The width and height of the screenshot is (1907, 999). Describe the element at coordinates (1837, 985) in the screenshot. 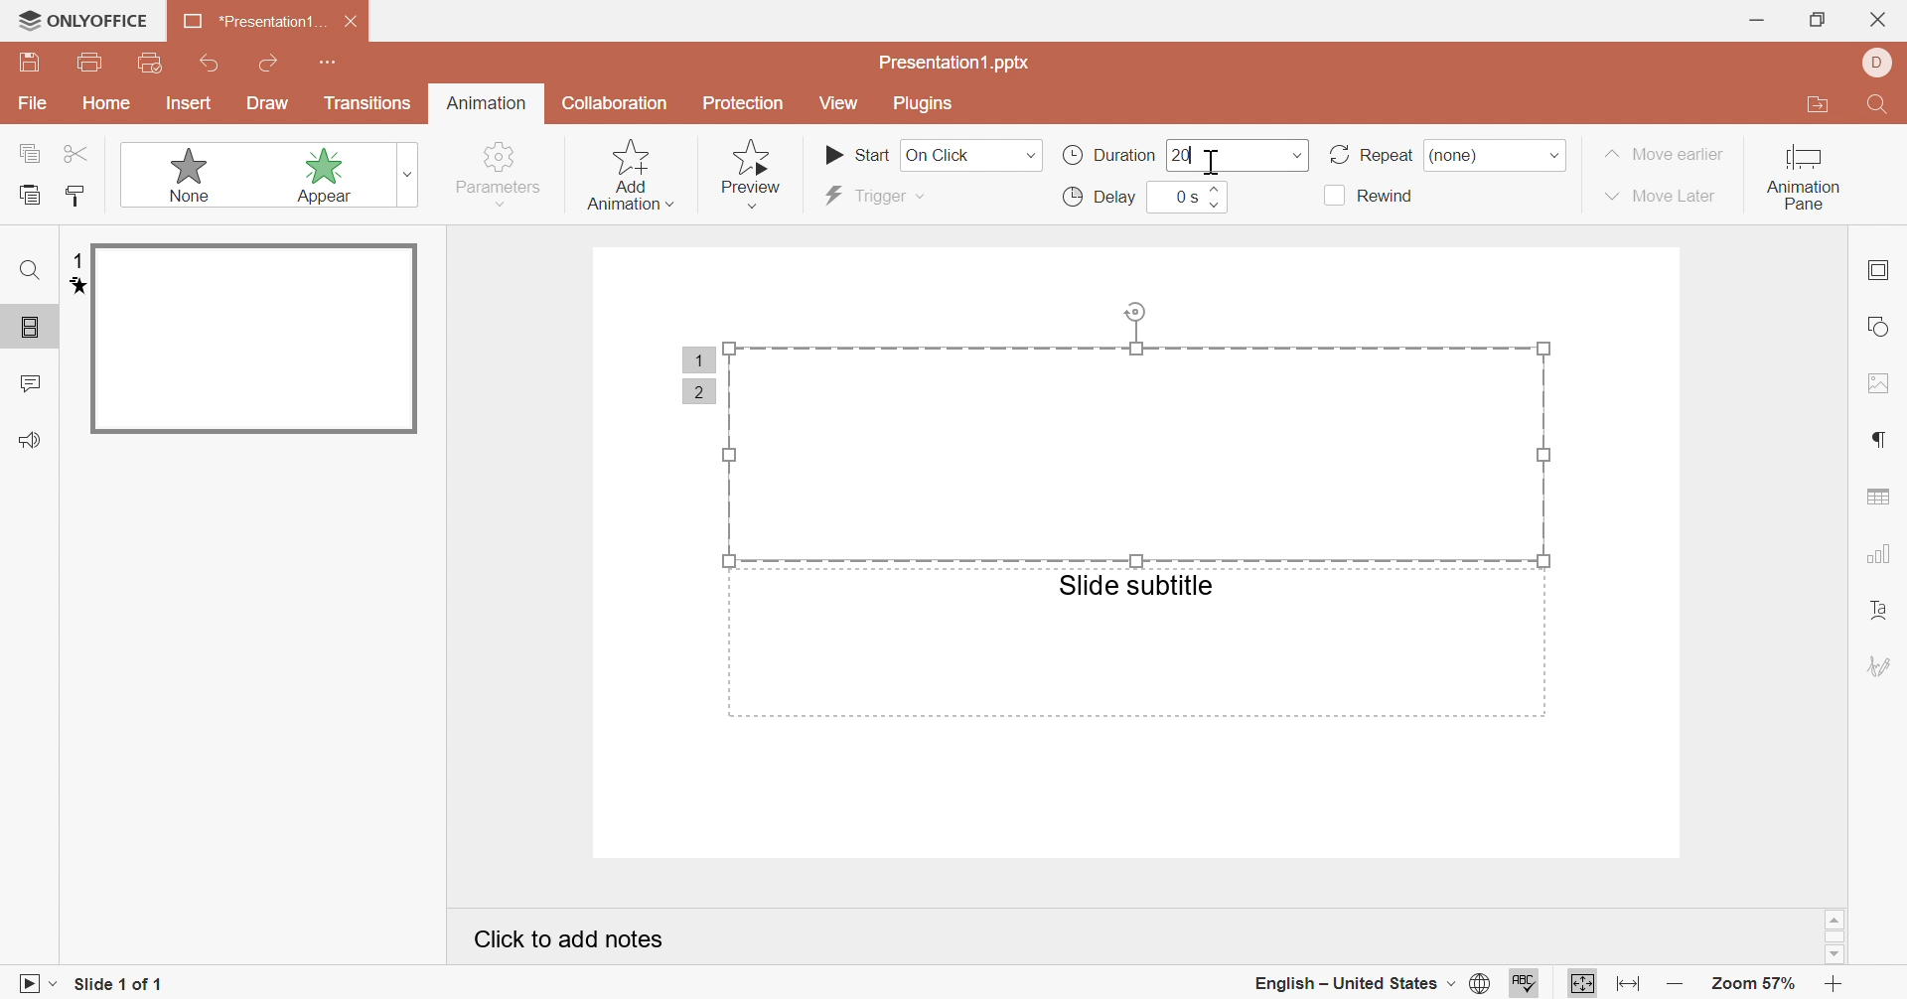

I see `zoom in` at that location.